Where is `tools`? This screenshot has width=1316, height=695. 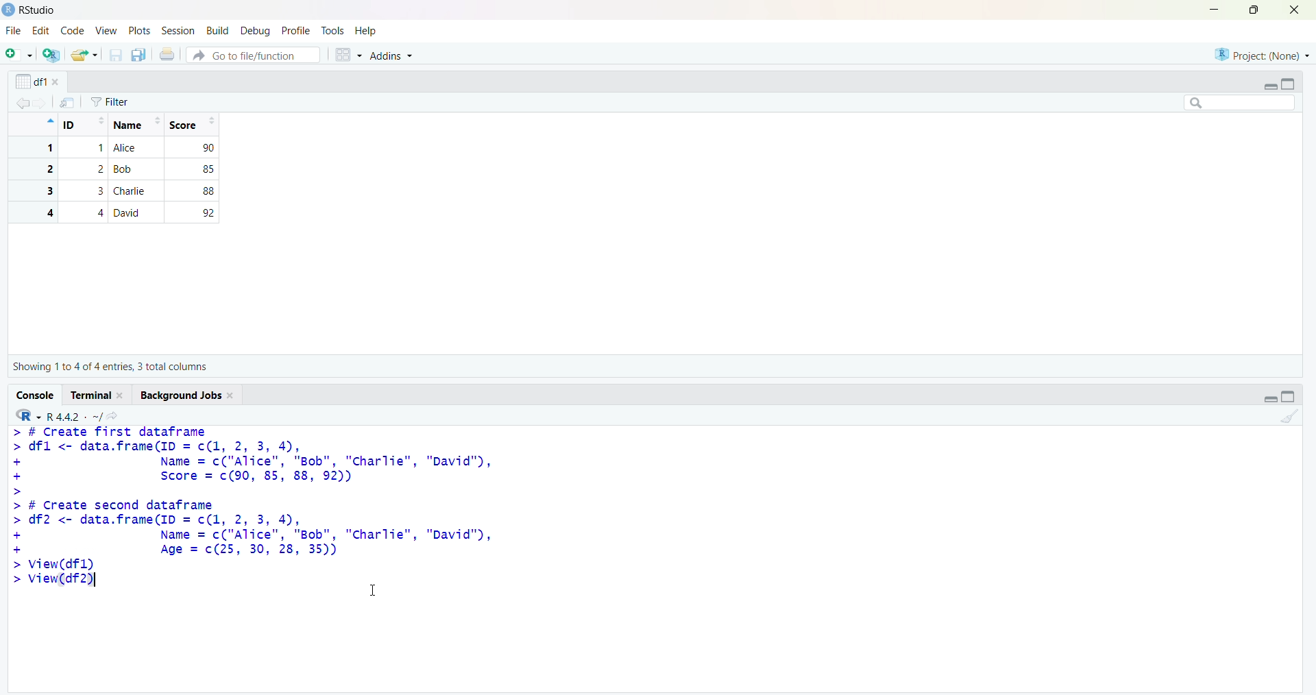 tools is located at coordinates (333, 31).